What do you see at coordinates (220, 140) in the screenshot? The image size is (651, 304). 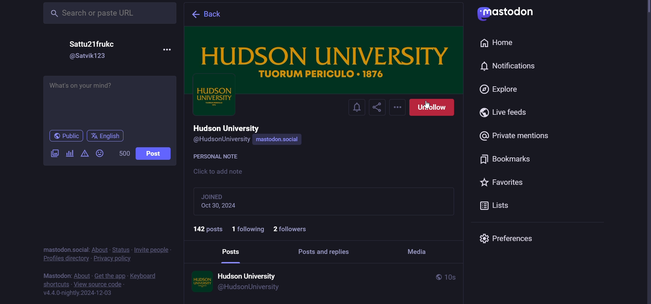 I see `@HudsonUniversity` at bounding box center [220, 140].